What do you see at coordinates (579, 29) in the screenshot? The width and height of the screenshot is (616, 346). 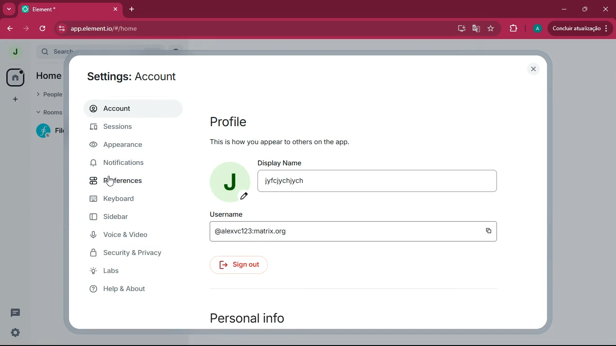 I see `updates` at bounding box center [579, 29].